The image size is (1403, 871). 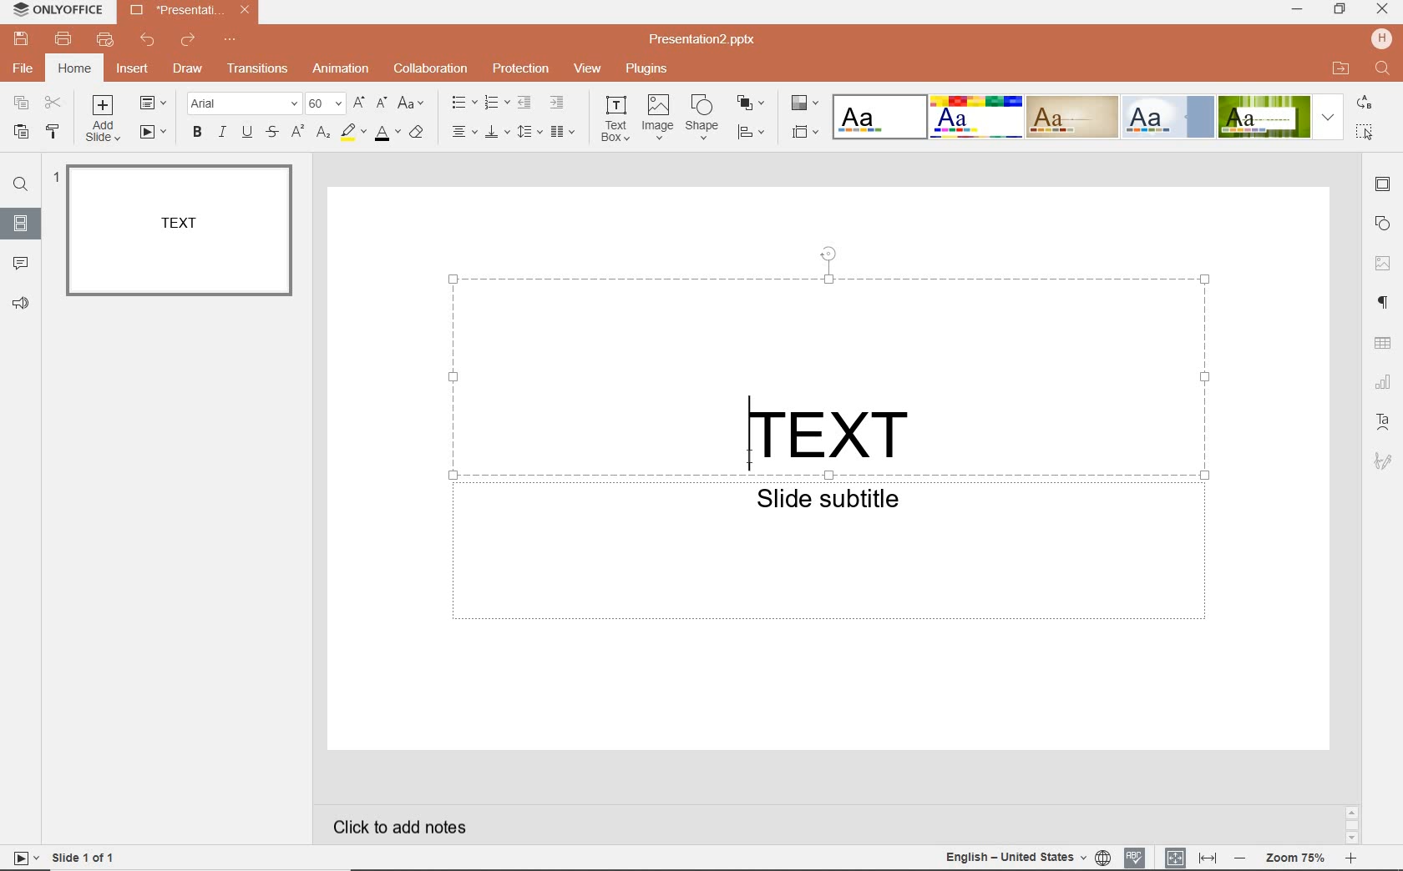 I want to click on SLIDE SETTINGS, so click(x=1385, y=184).